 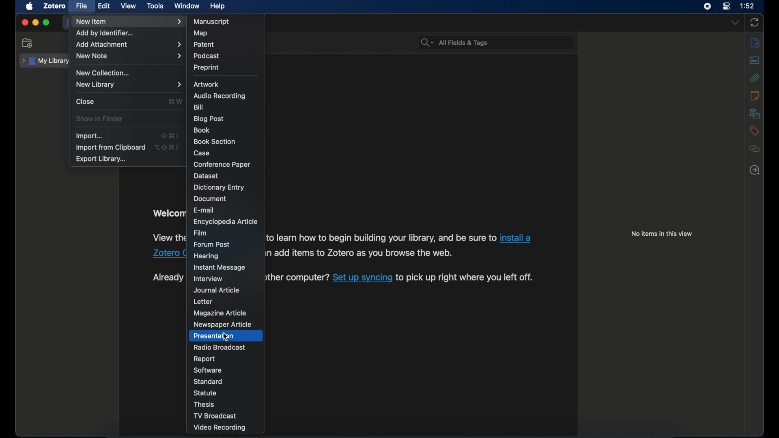 I want to click on video recording, so click(x=221, y=428).